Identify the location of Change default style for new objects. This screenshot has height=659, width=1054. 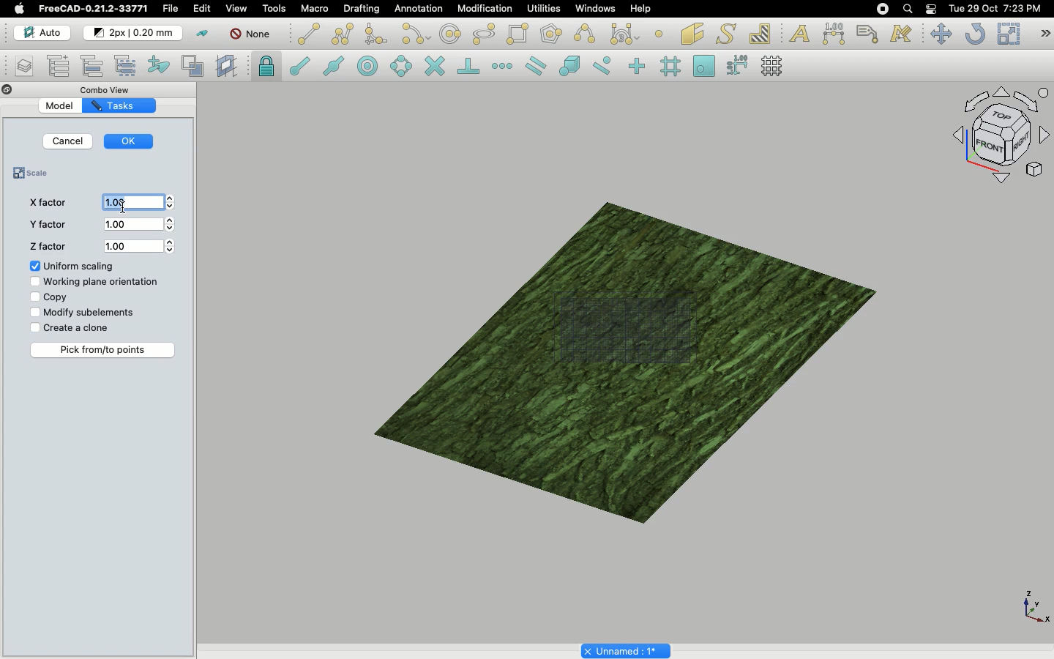
(134, 33).